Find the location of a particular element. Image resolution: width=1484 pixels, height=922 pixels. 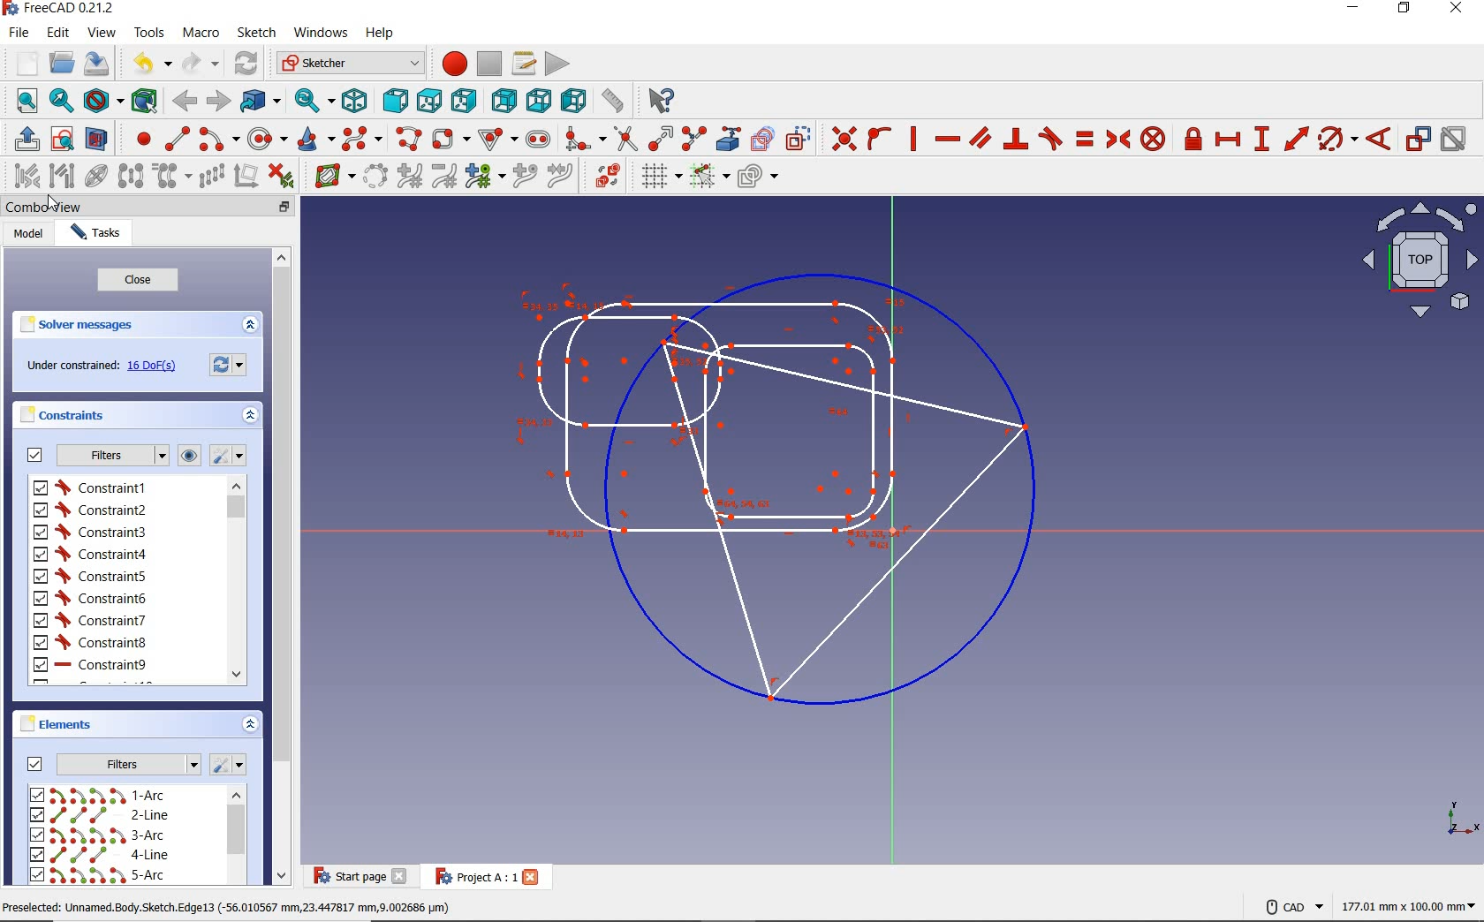

solver messages is located at coordinates (109, 325).